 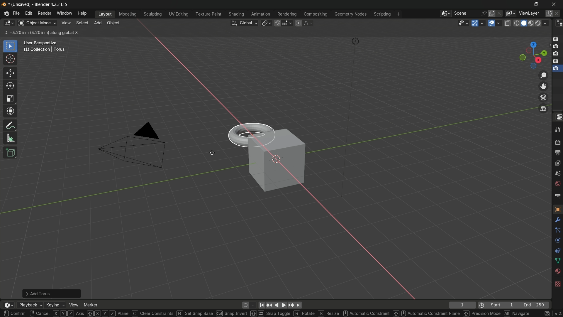 I want to click on logo, so click(x=6, y=14).